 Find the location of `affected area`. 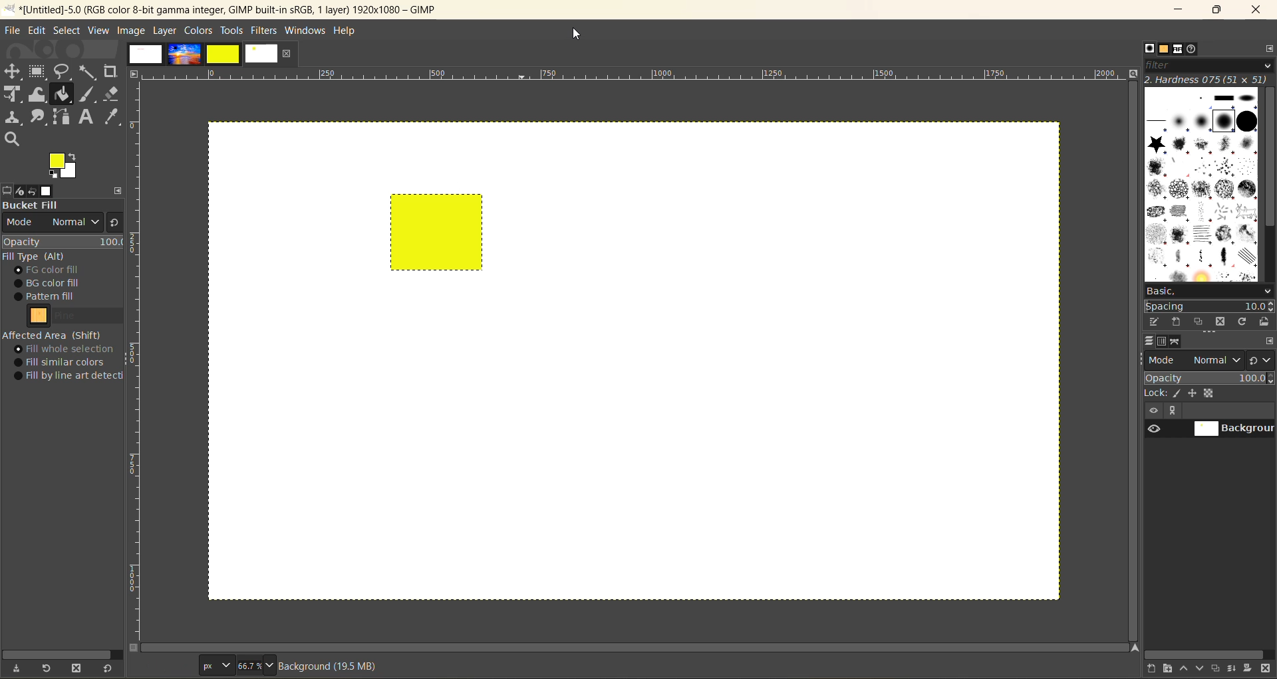

affected area is located at coordinates (53, 335).